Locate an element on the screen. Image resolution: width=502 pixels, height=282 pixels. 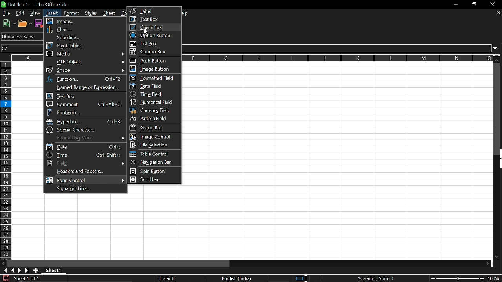
Pattern field is located at coordinates (154, 119).